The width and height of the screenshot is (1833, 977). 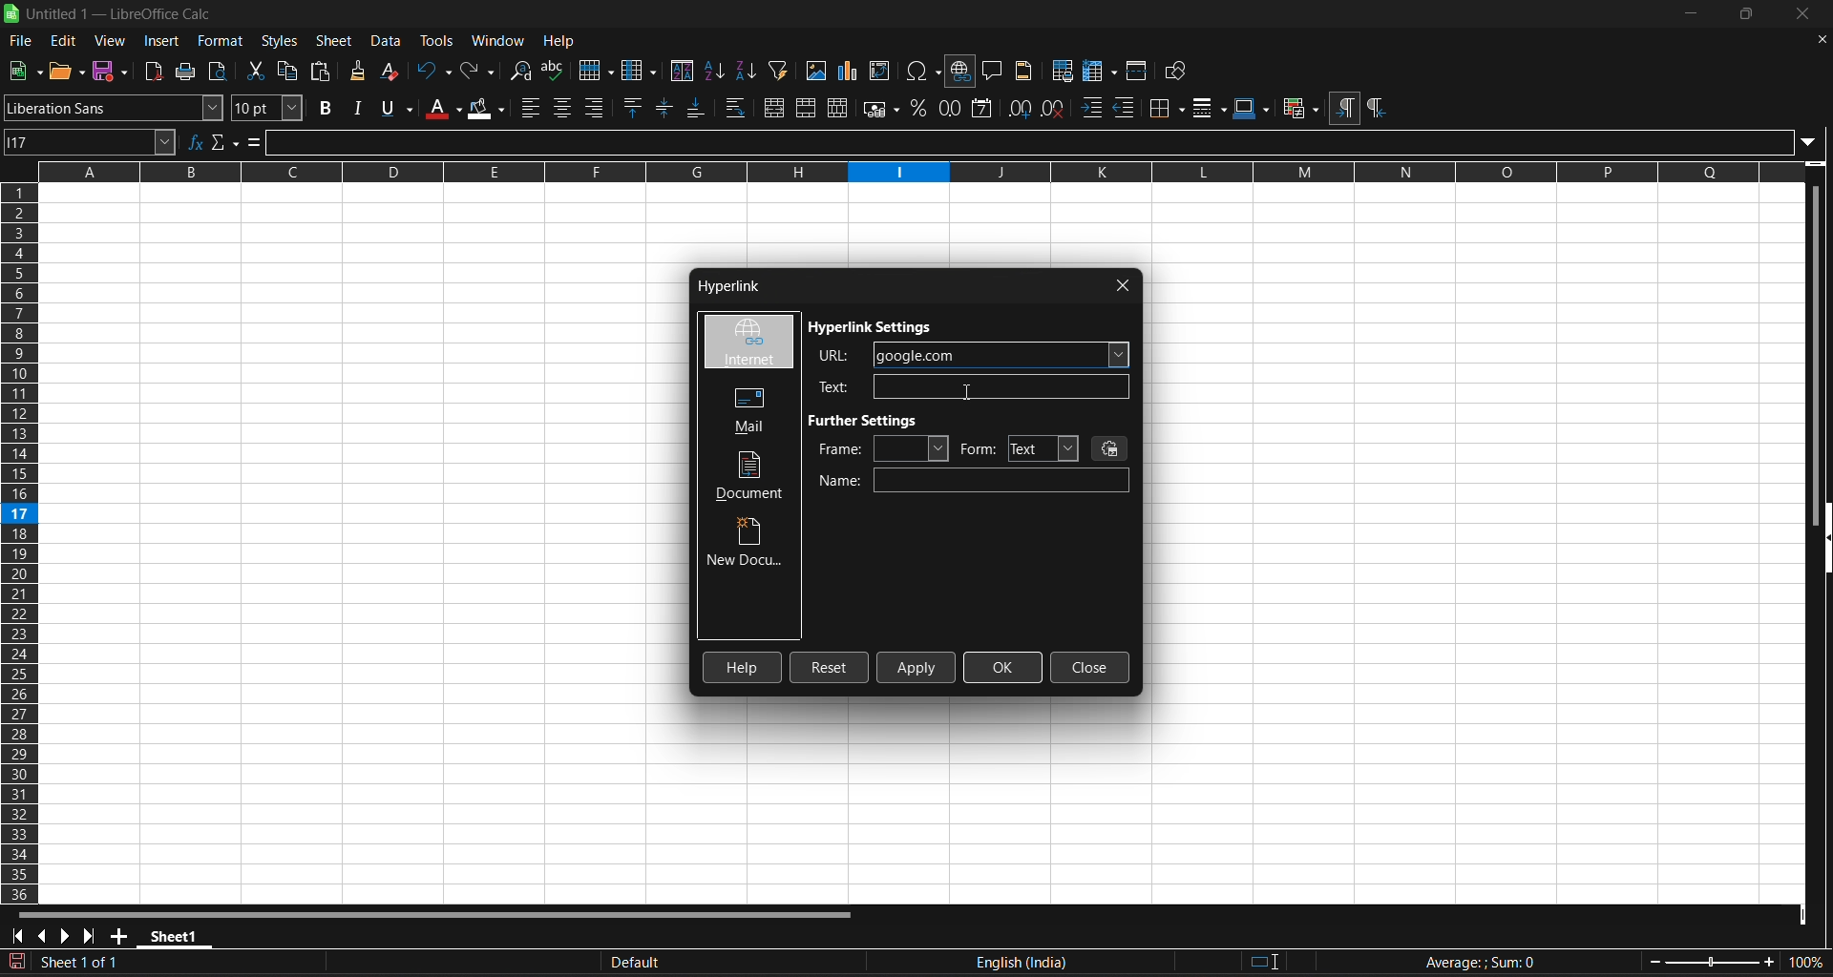 What do you see at coordinates (974, 481) in the screenshot?
I see `name` at bounding box center [974, 481].